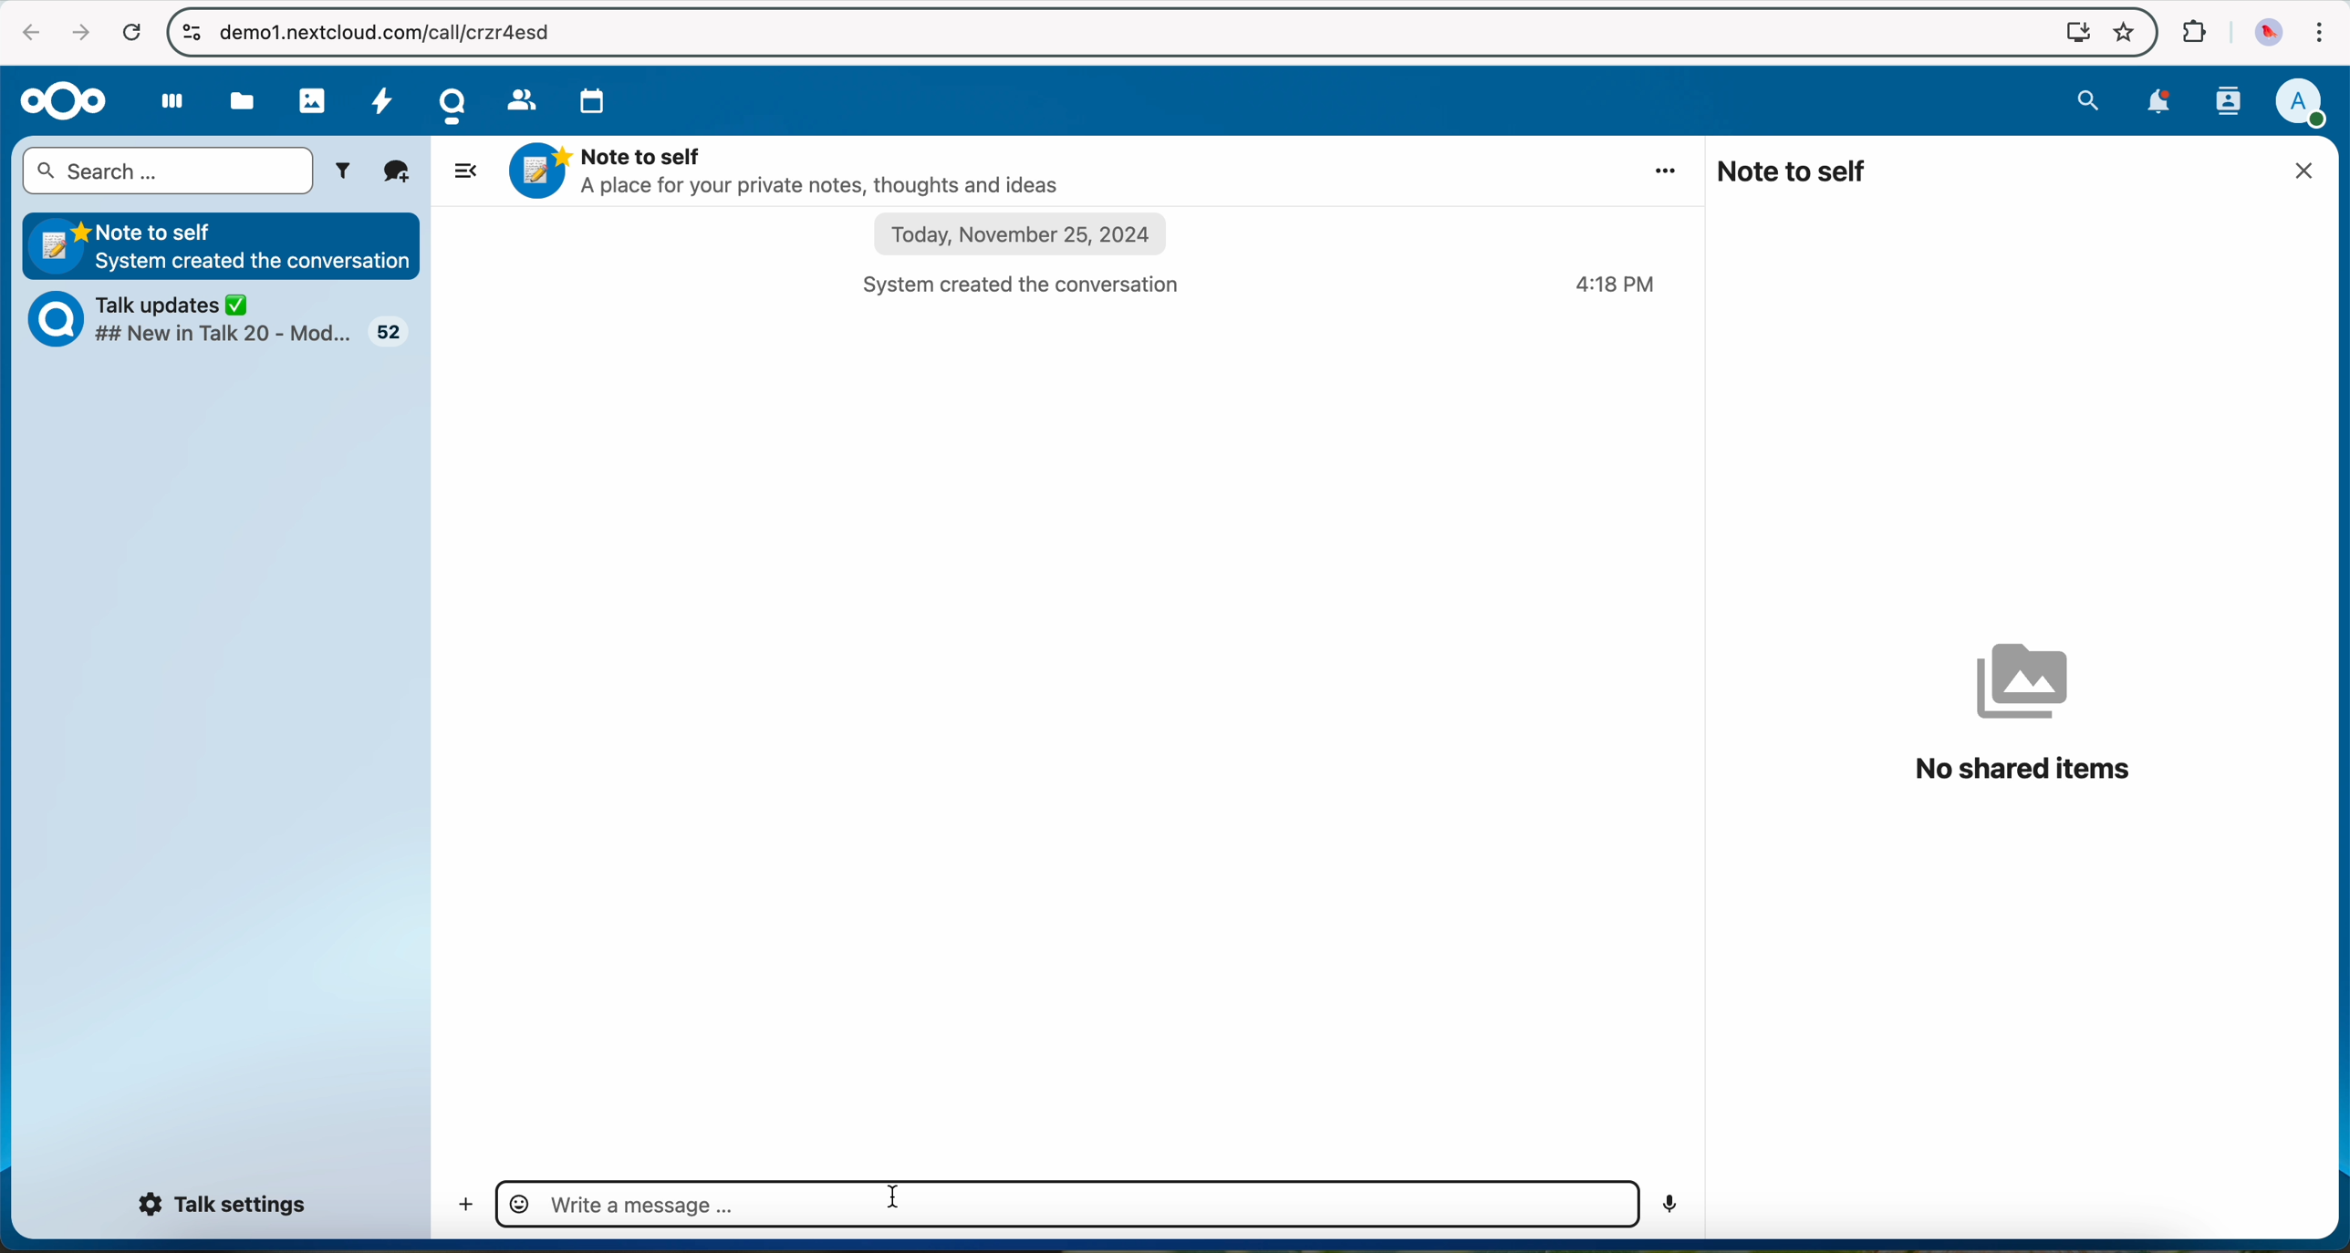 The image size is (2350, 1253). Describe the element at coordinates (188, 30) in the screenshot. I see `controls` at that location.